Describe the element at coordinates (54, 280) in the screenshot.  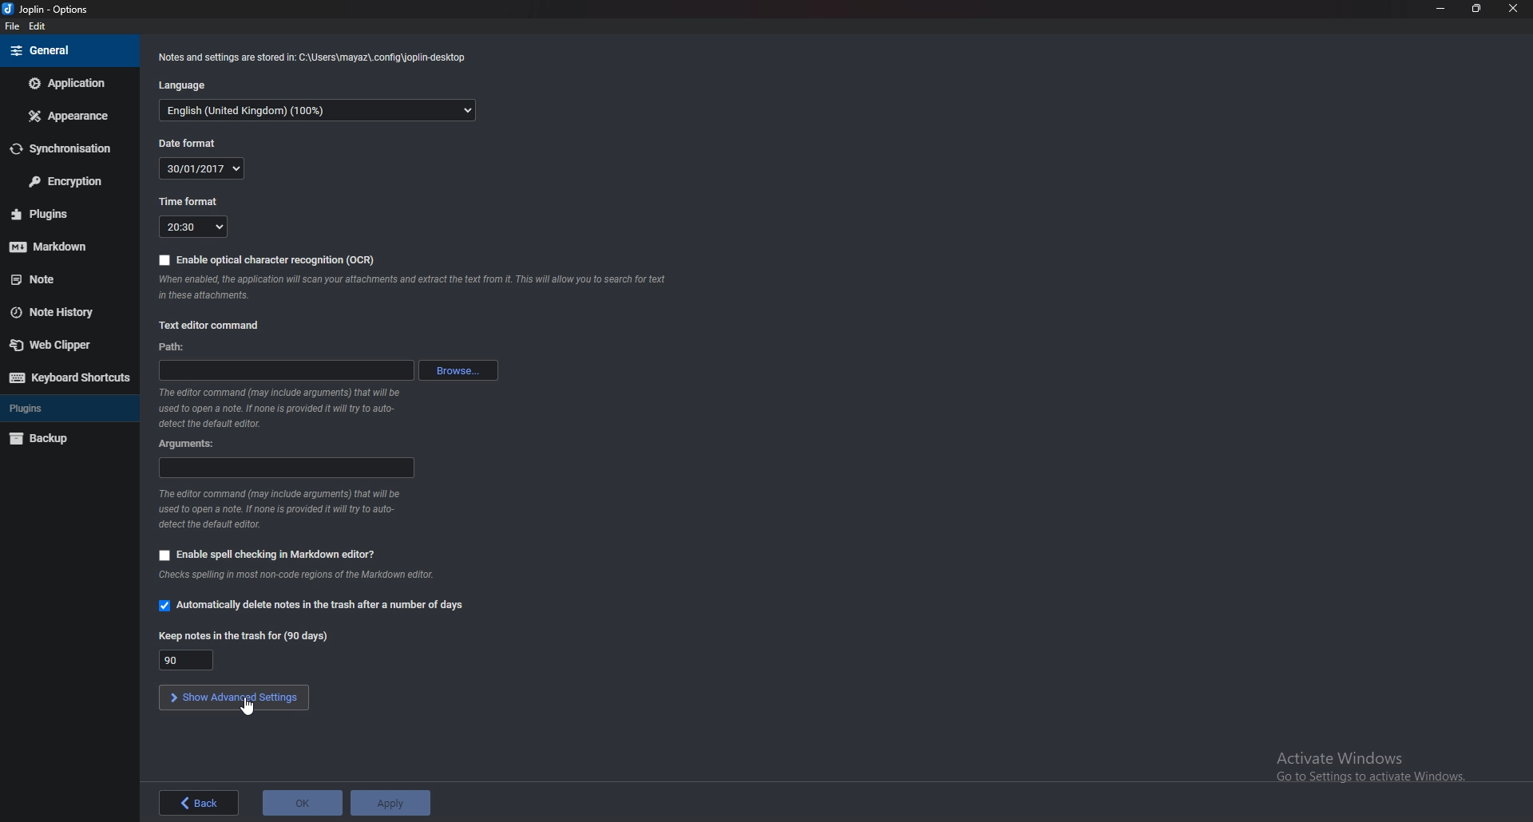
I see `note` at that location.